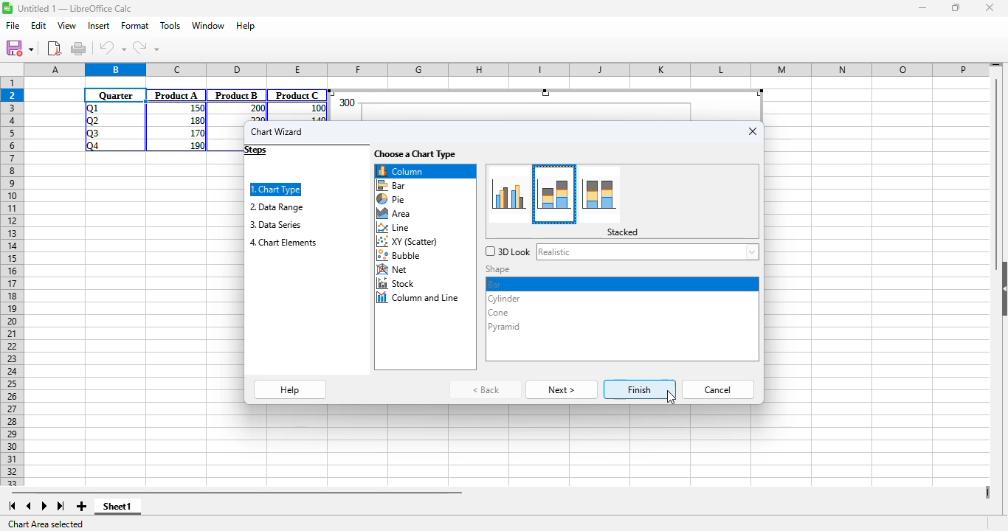 The image size is (1008, 531). Describe the element at coordinates (19, 48) in the screenshot. I see `save` at that location.